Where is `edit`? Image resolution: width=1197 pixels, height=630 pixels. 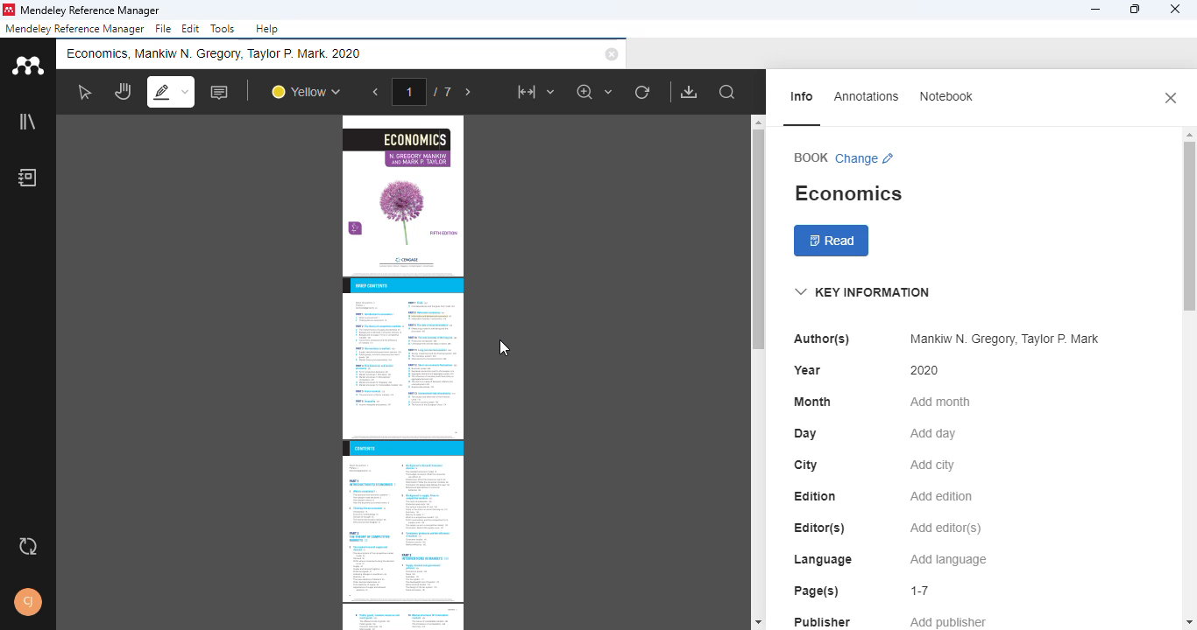
edit is located at coordinates (192, 30).